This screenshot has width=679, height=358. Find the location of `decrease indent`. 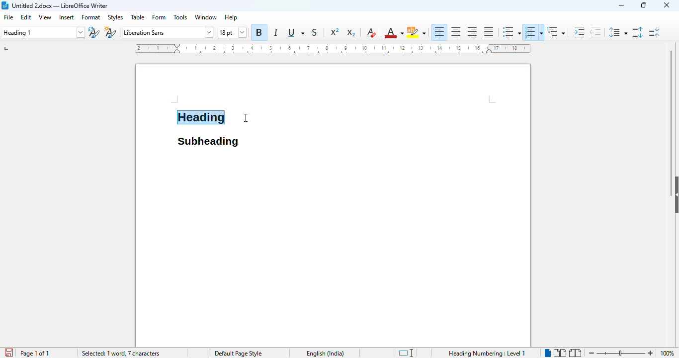

decrease indent is located at coordinates (595, 32).